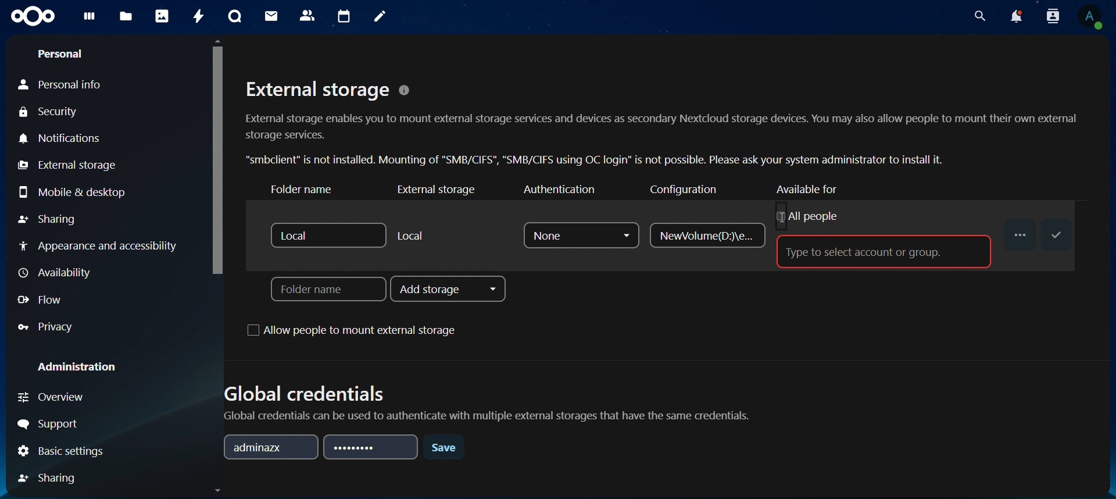  What do you see at coordinates (373, 447) in the screenshot?
I see `password` at bounding box center [373, 447].